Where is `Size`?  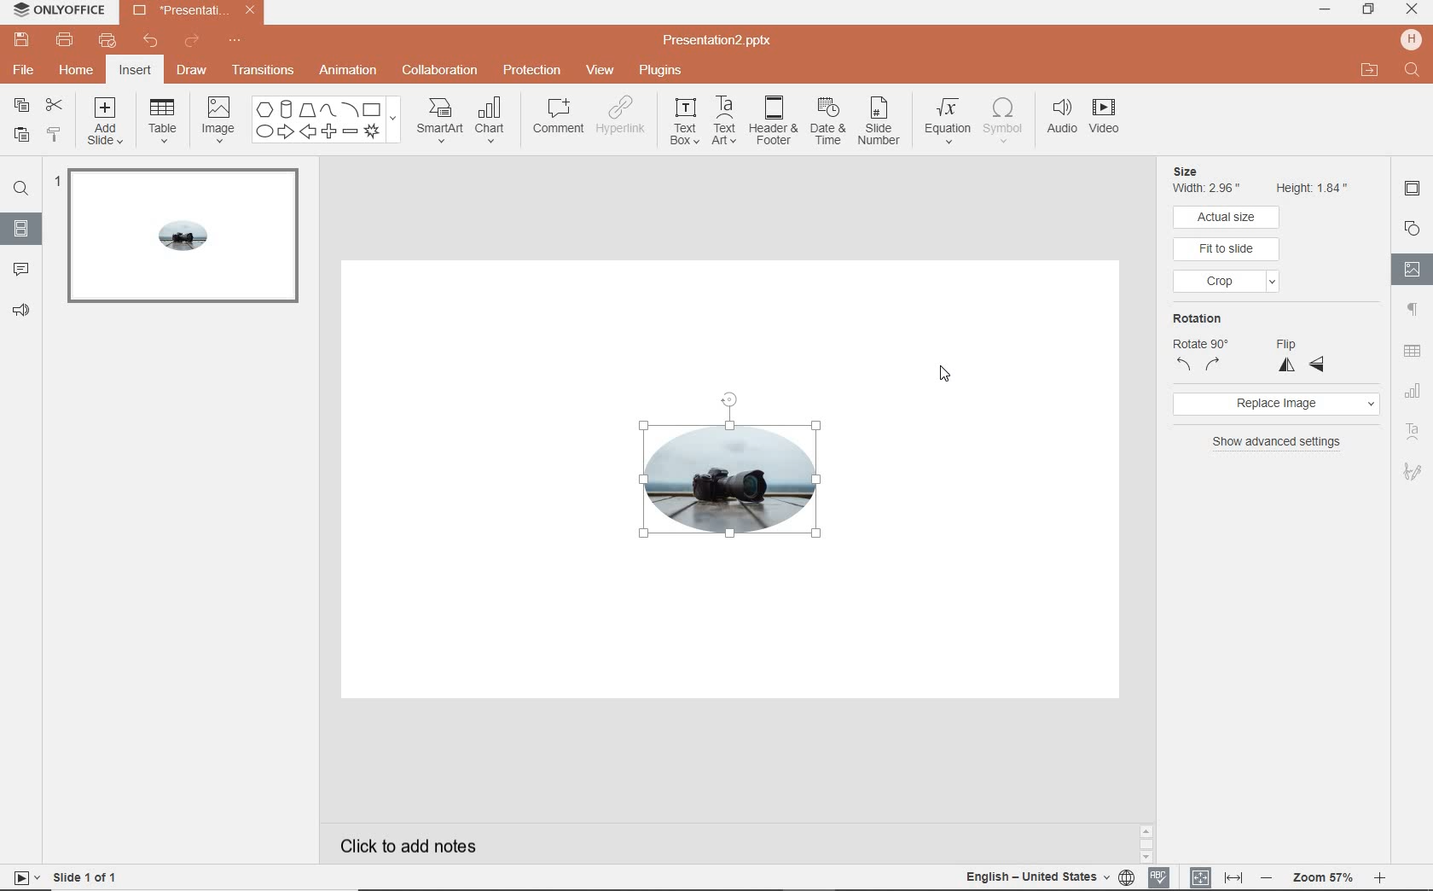 Size is located at coordinates (1206, 171).